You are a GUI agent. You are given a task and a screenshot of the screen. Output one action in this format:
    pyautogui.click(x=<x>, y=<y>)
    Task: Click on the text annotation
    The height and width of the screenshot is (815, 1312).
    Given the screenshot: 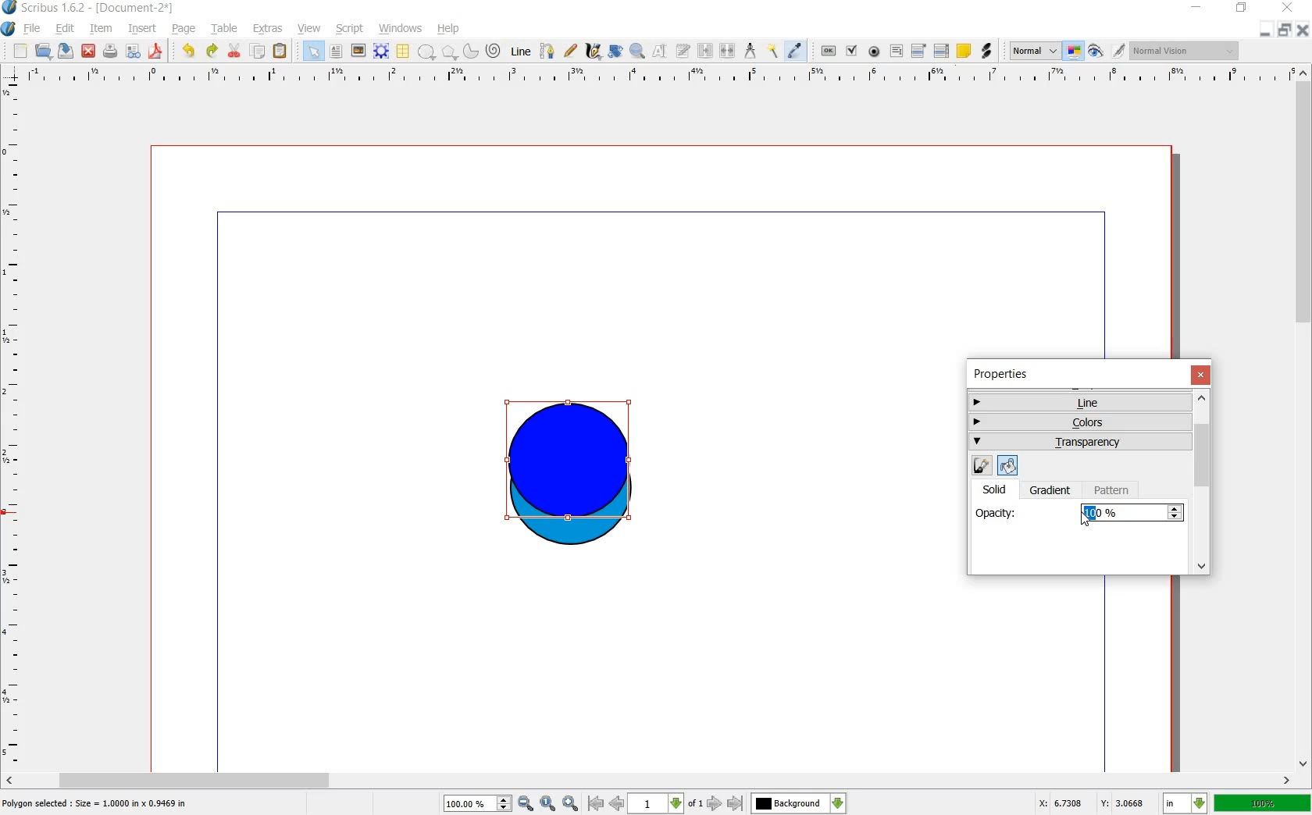 What is the action you would take?
    pyautogui.click(x=965, y=52)
    